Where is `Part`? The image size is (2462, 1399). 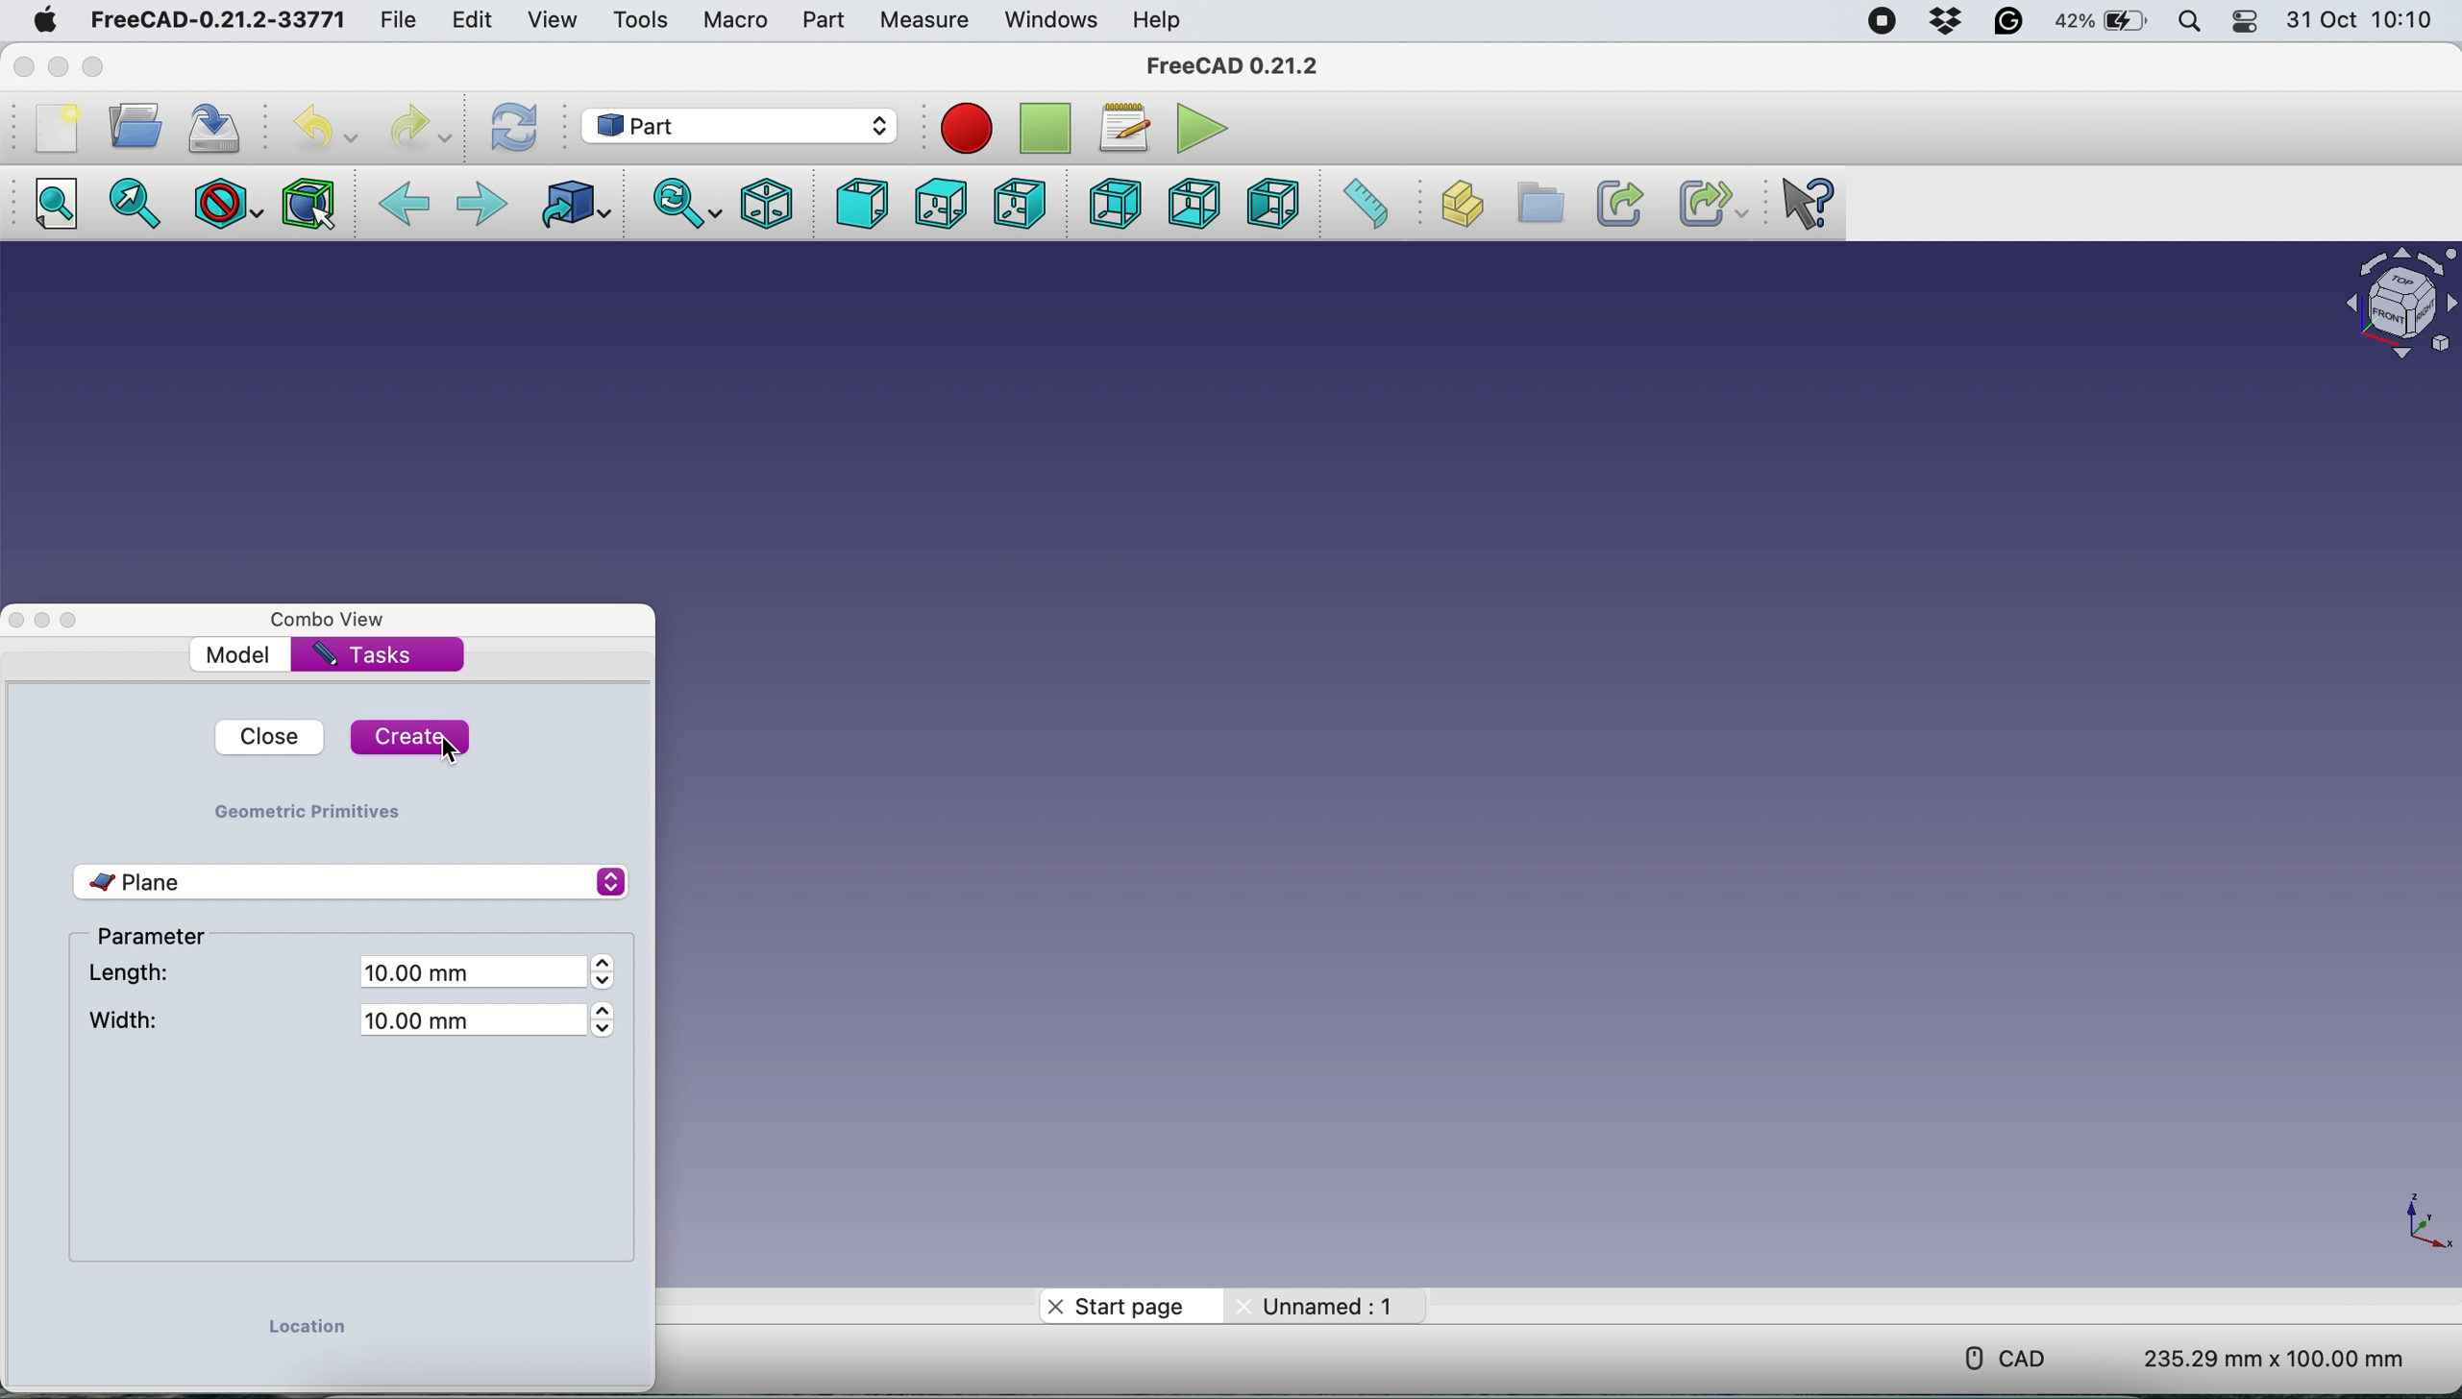
Part is located at coordinates (825, 19).